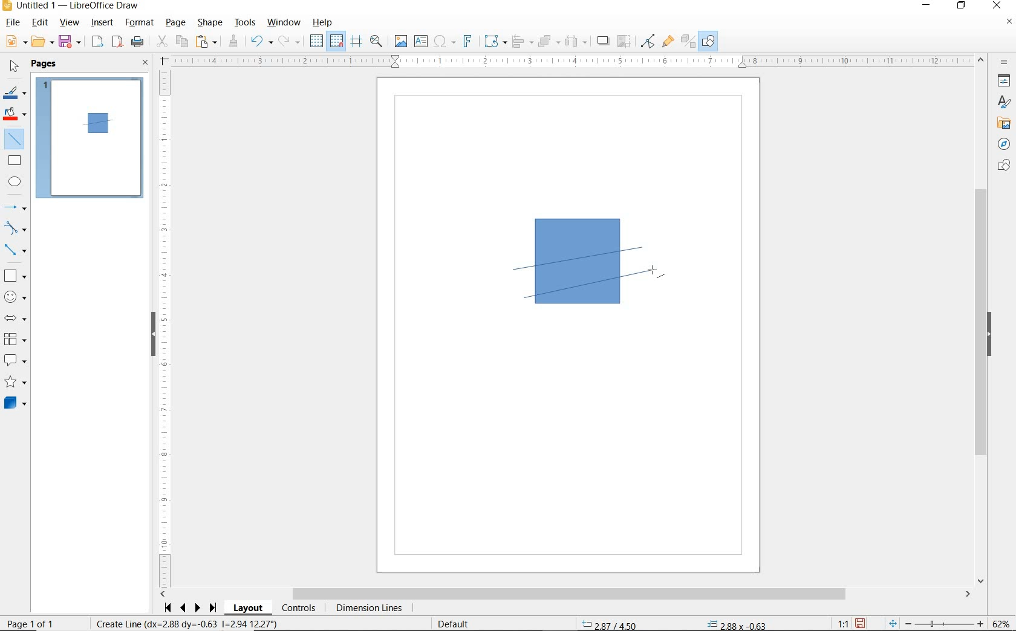 The height and width of the screenshot is (631, 1016). I want to click on PAGES, so click(45, 65).